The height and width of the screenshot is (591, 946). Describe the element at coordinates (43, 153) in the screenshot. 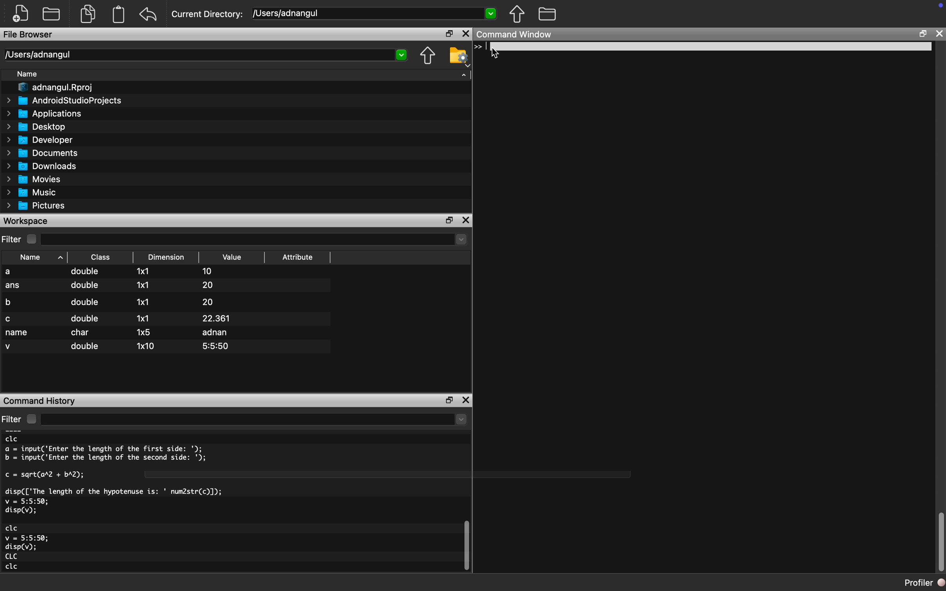

I see `> Documents` at that location.